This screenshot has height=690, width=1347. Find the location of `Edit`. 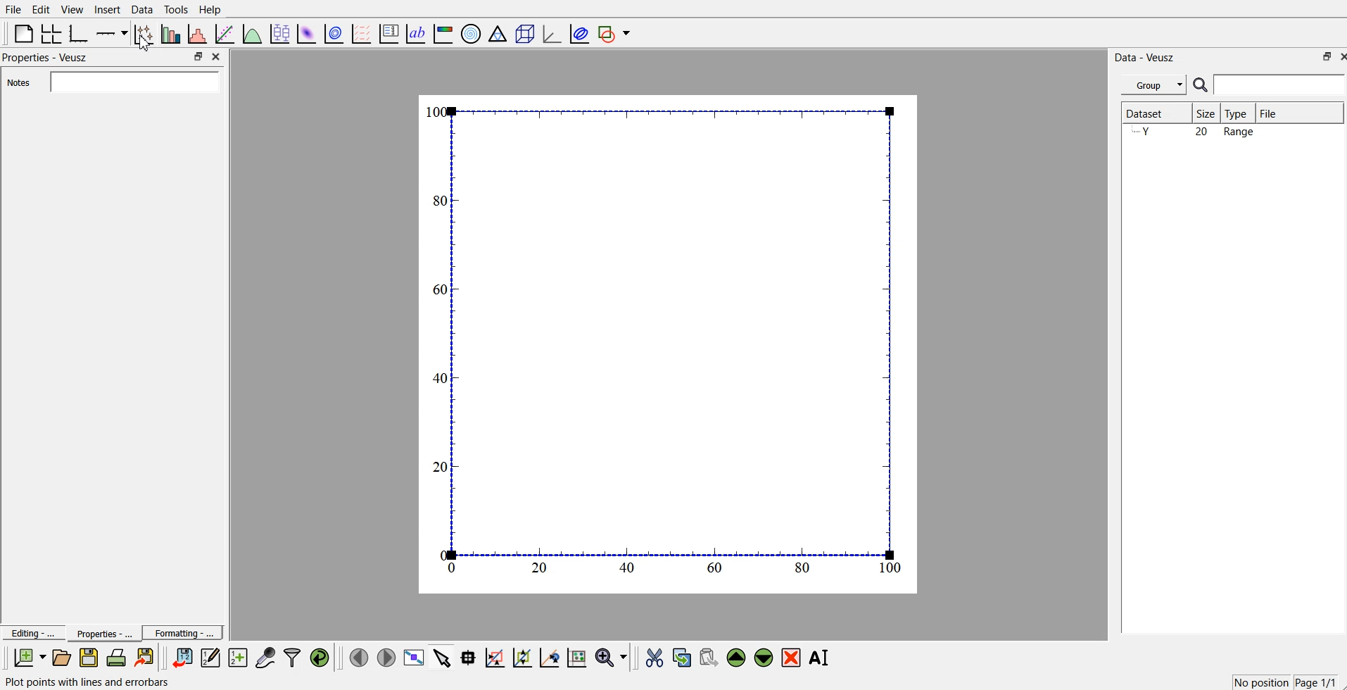

Edit is located at coordinates (42, 9).